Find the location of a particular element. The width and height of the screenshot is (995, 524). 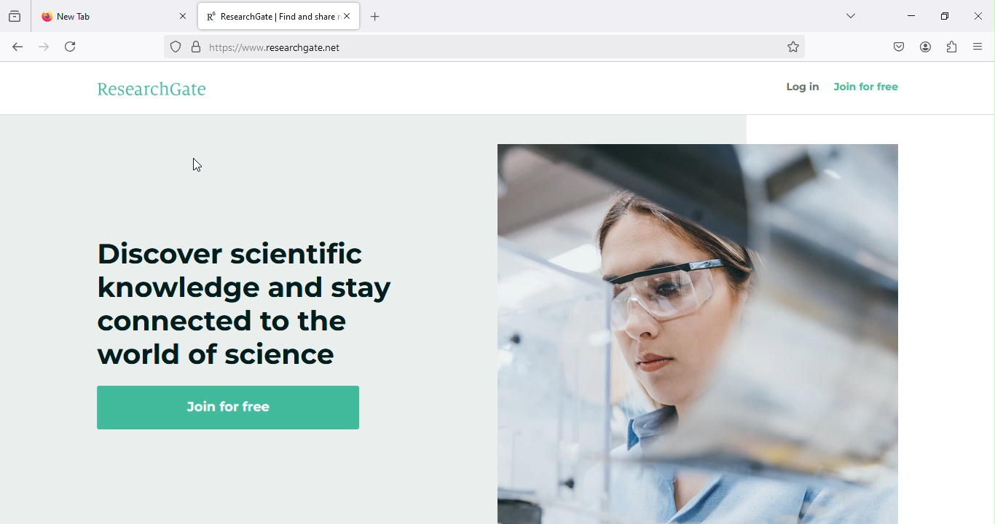

researchgate is located at coordinates (157, 89).